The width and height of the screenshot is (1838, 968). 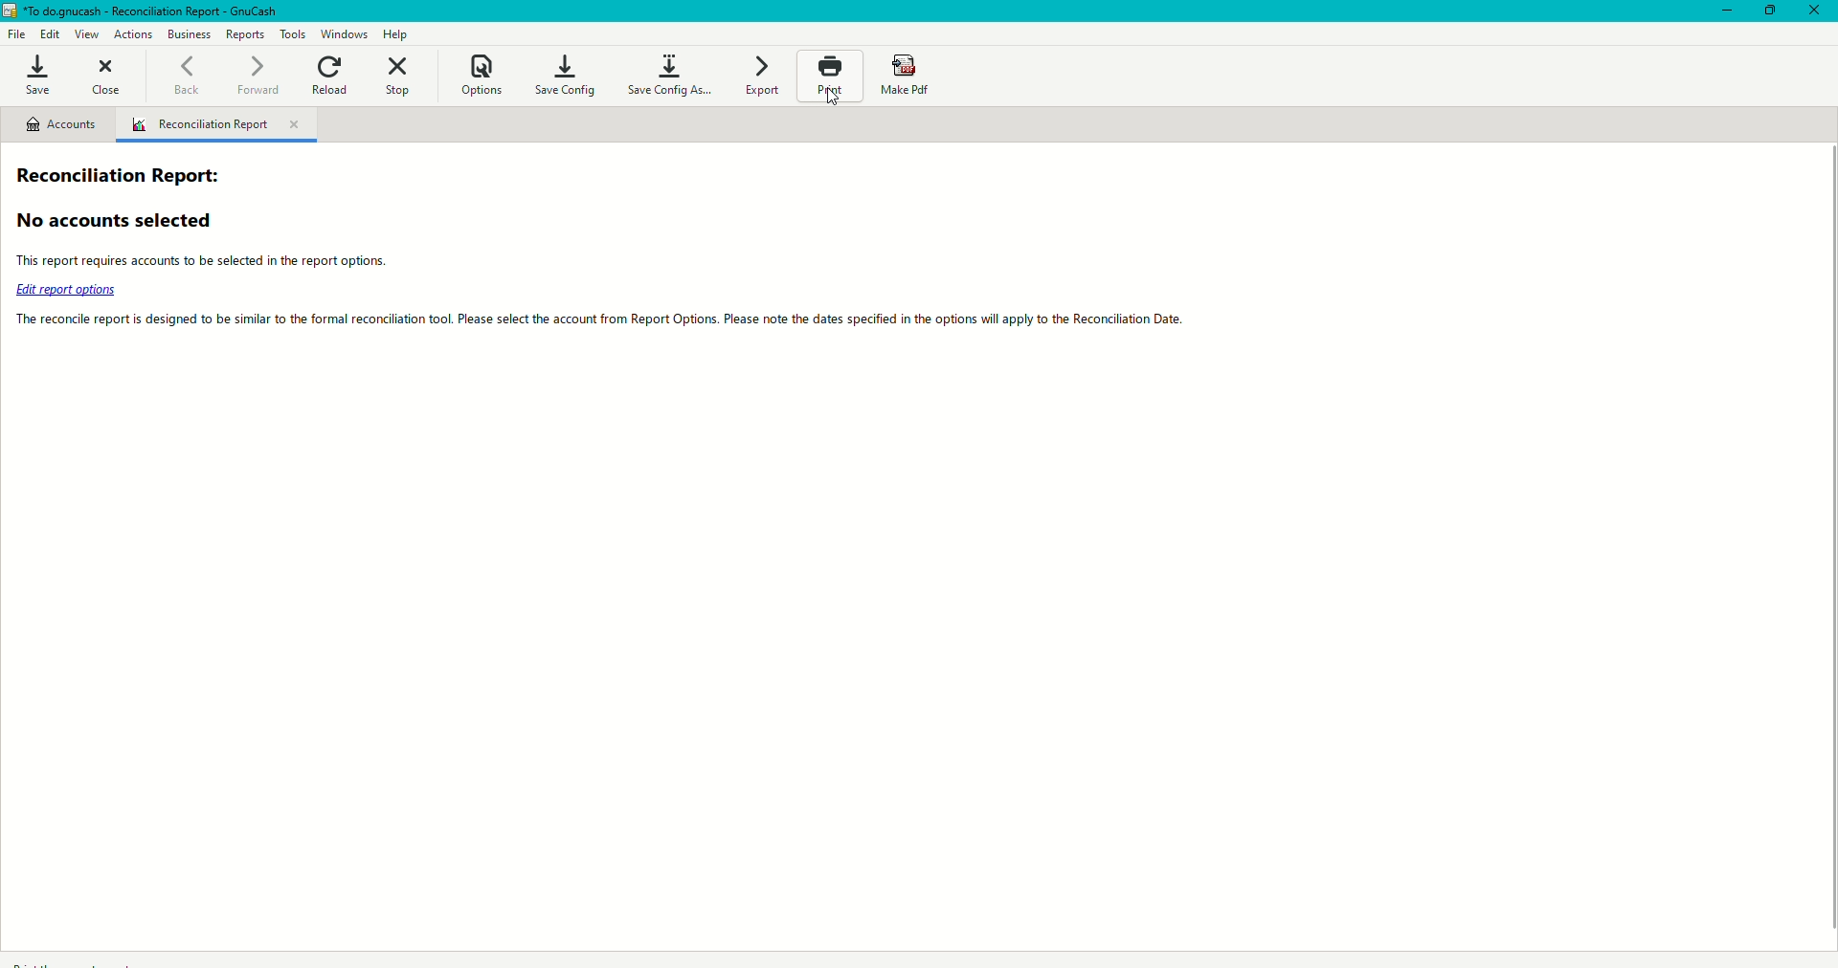 I want to click on Close, so click(x=103, y=76).